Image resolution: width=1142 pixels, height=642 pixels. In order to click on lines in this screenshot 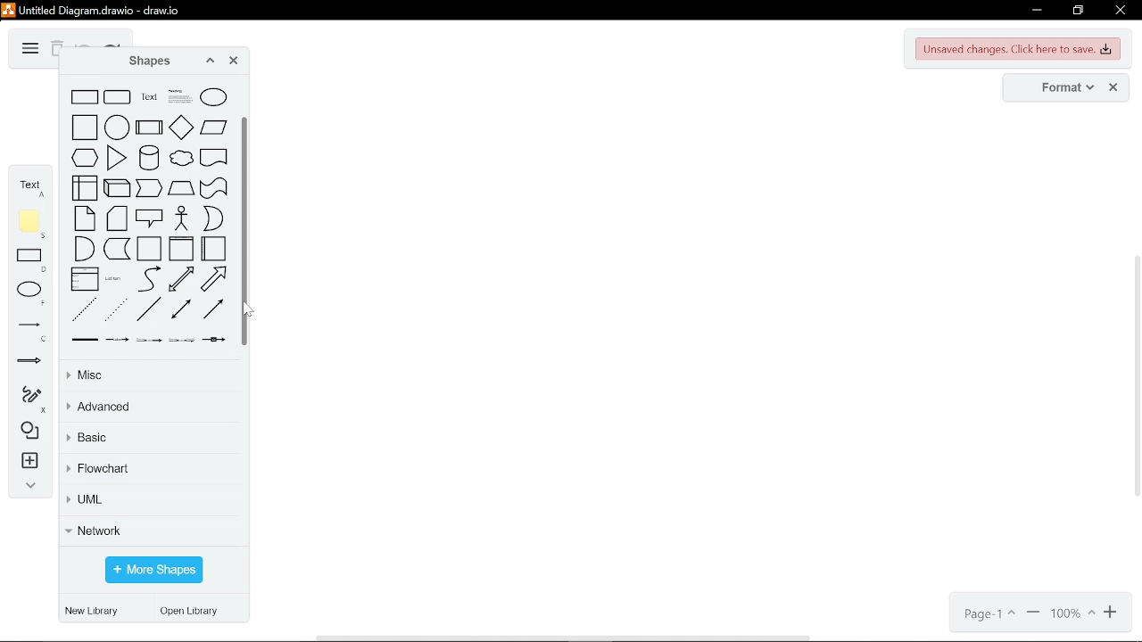, I will do `click(29, 331)`.